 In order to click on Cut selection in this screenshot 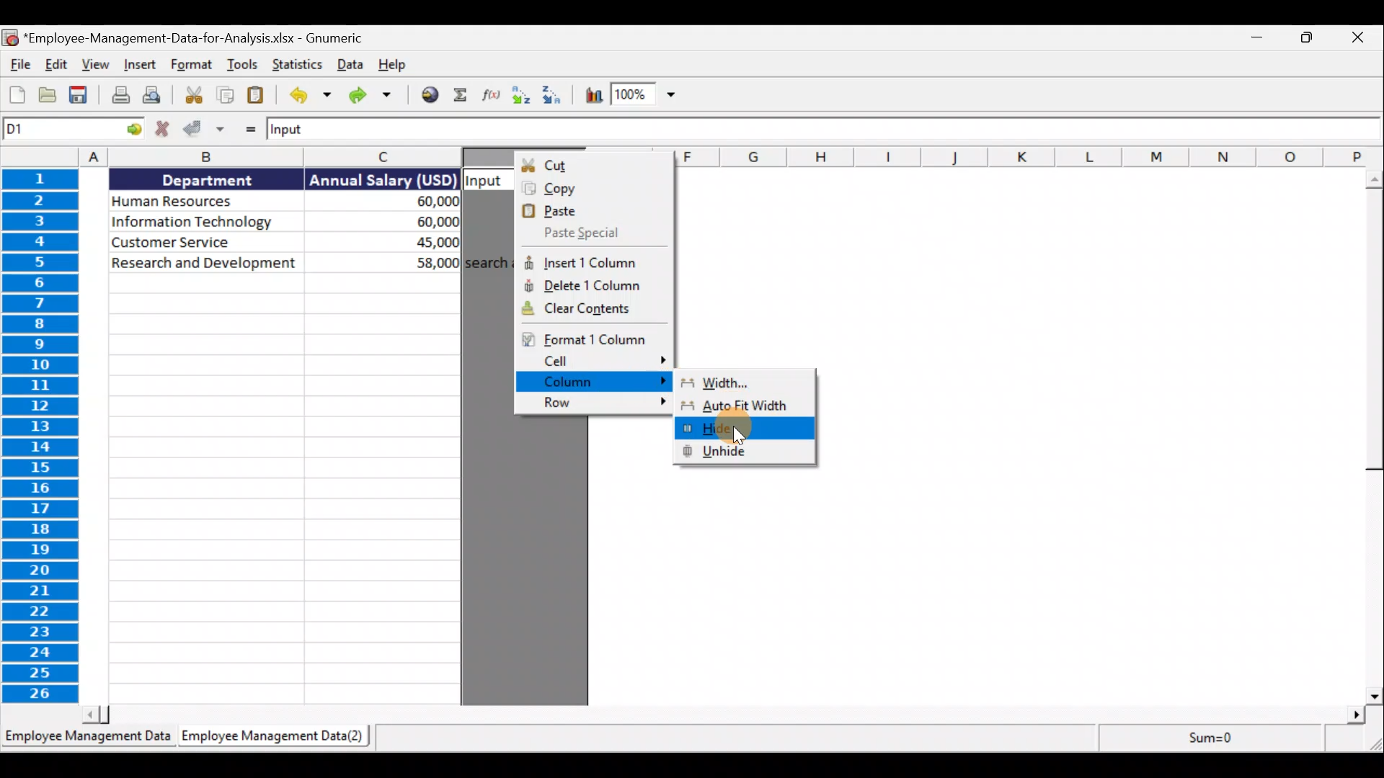, I will do `click(192, 96)`.